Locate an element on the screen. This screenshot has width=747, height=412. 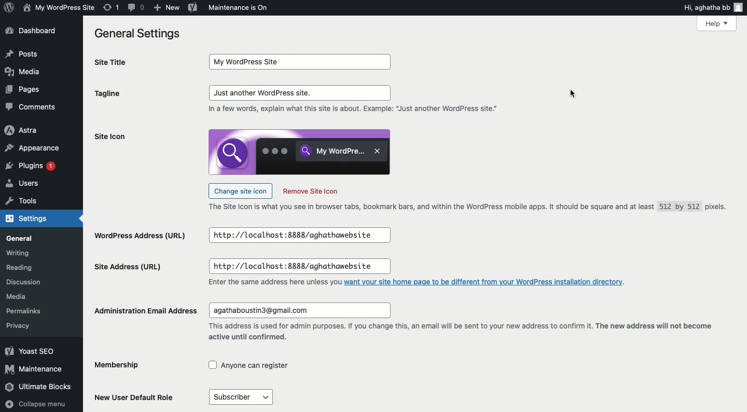
Writing is located at coordinates (18, 253).